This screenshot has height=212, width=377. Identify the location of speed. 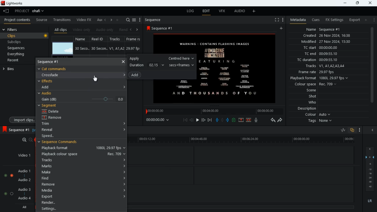
(54, 136).